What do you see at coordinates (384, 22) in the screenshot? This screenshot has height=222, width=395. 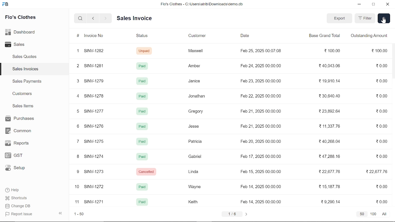 I see `cursor` at bounding box center [384, 22].